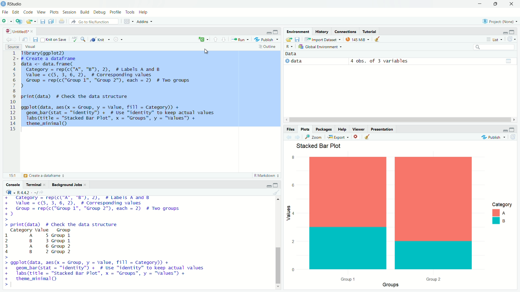 The width and height of the screenshot is (520, 292). What do you see at coordinates (342, 128) in the screenshot?
I see `Help` at bounding box center [342, 128].